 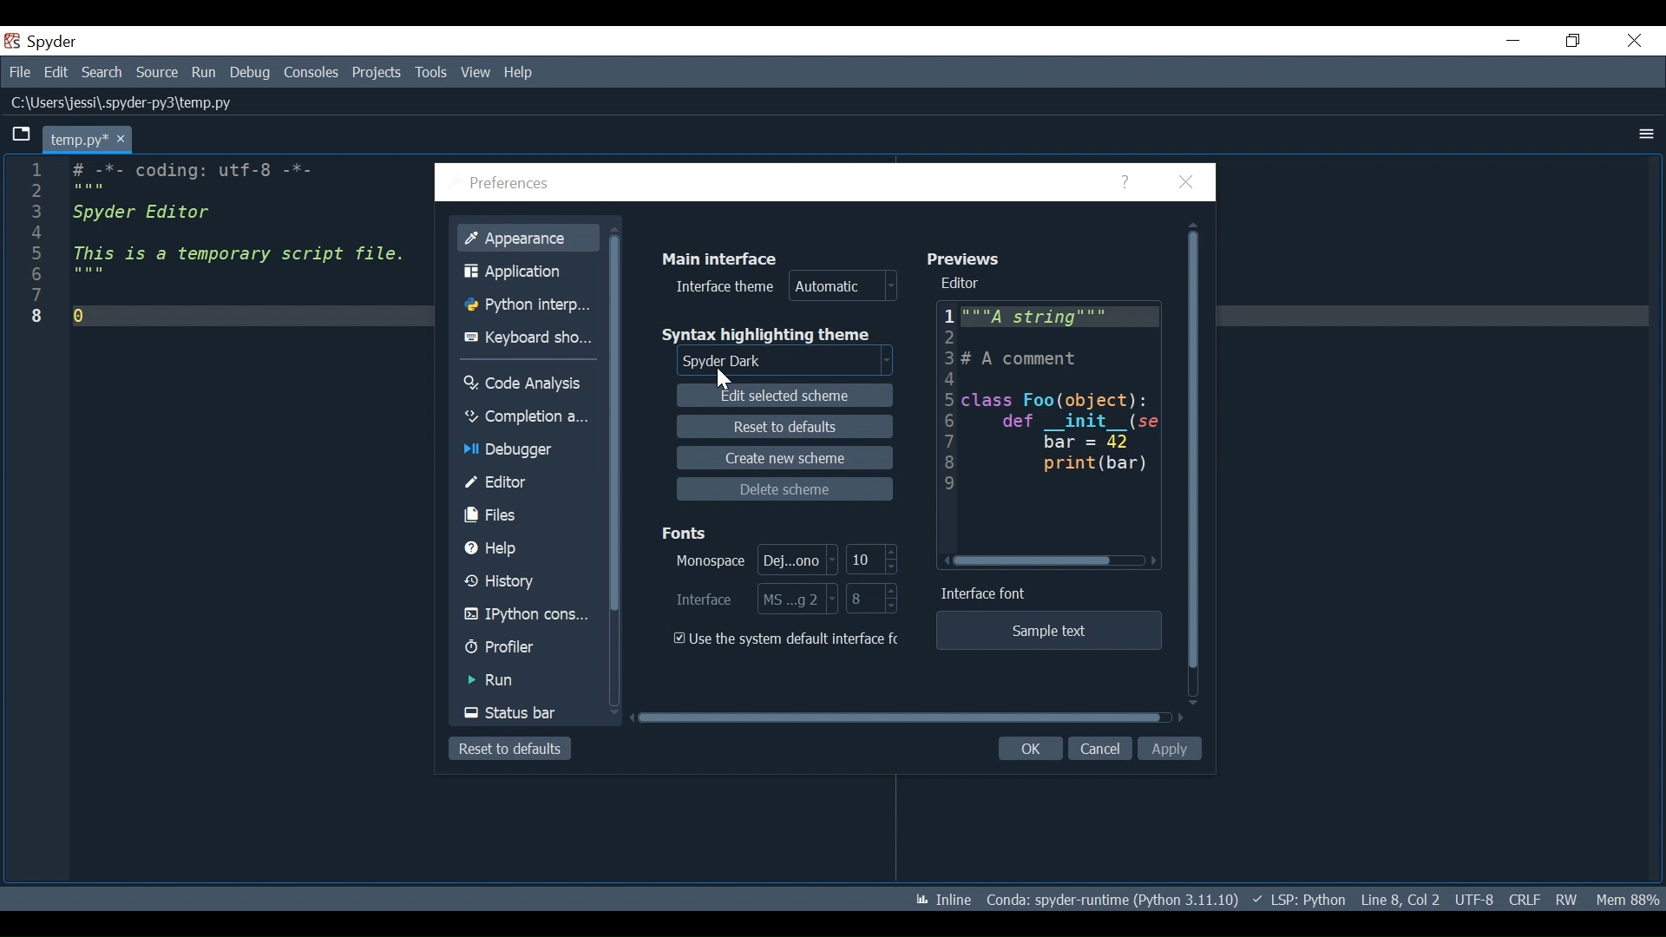 What do you see at coordinates (530, 514) in the screenshot?
I see `Files` at bounding box center [530, 514].